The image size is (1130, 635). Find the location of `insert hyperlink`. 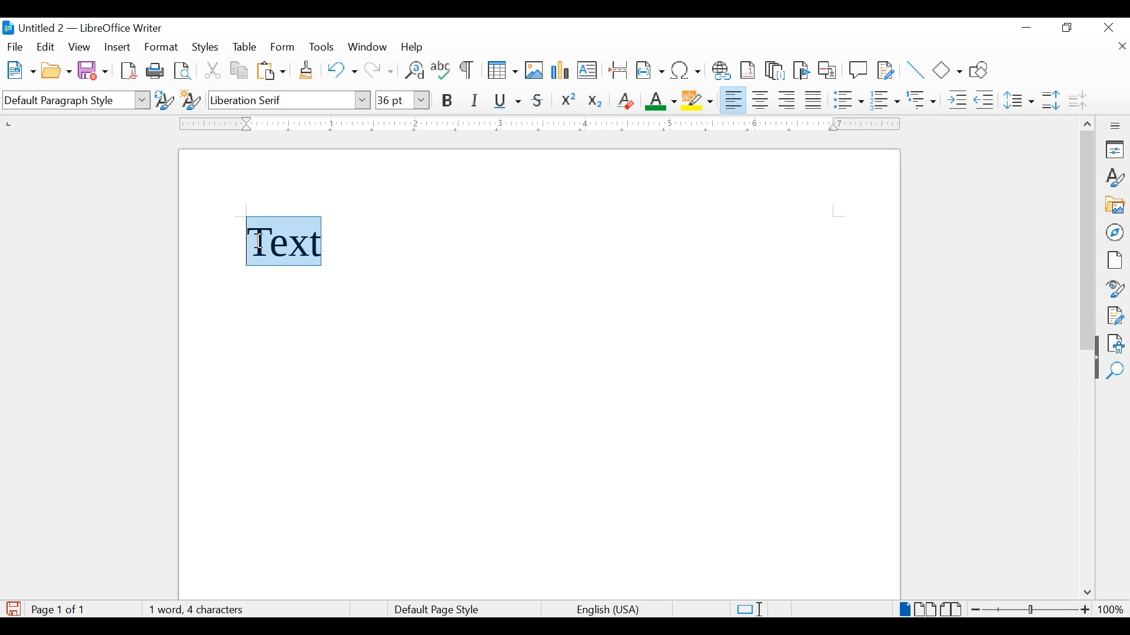

insert hyperlink is located at coordinates (722, 71).